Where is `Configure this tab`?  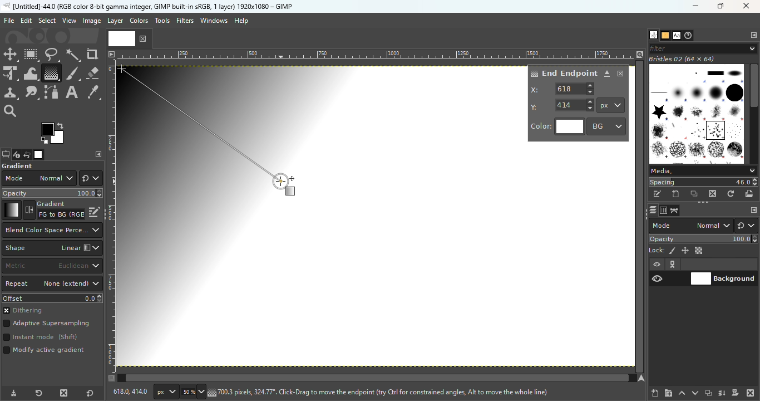
Configure this tab is located at coordinates (98, 154).